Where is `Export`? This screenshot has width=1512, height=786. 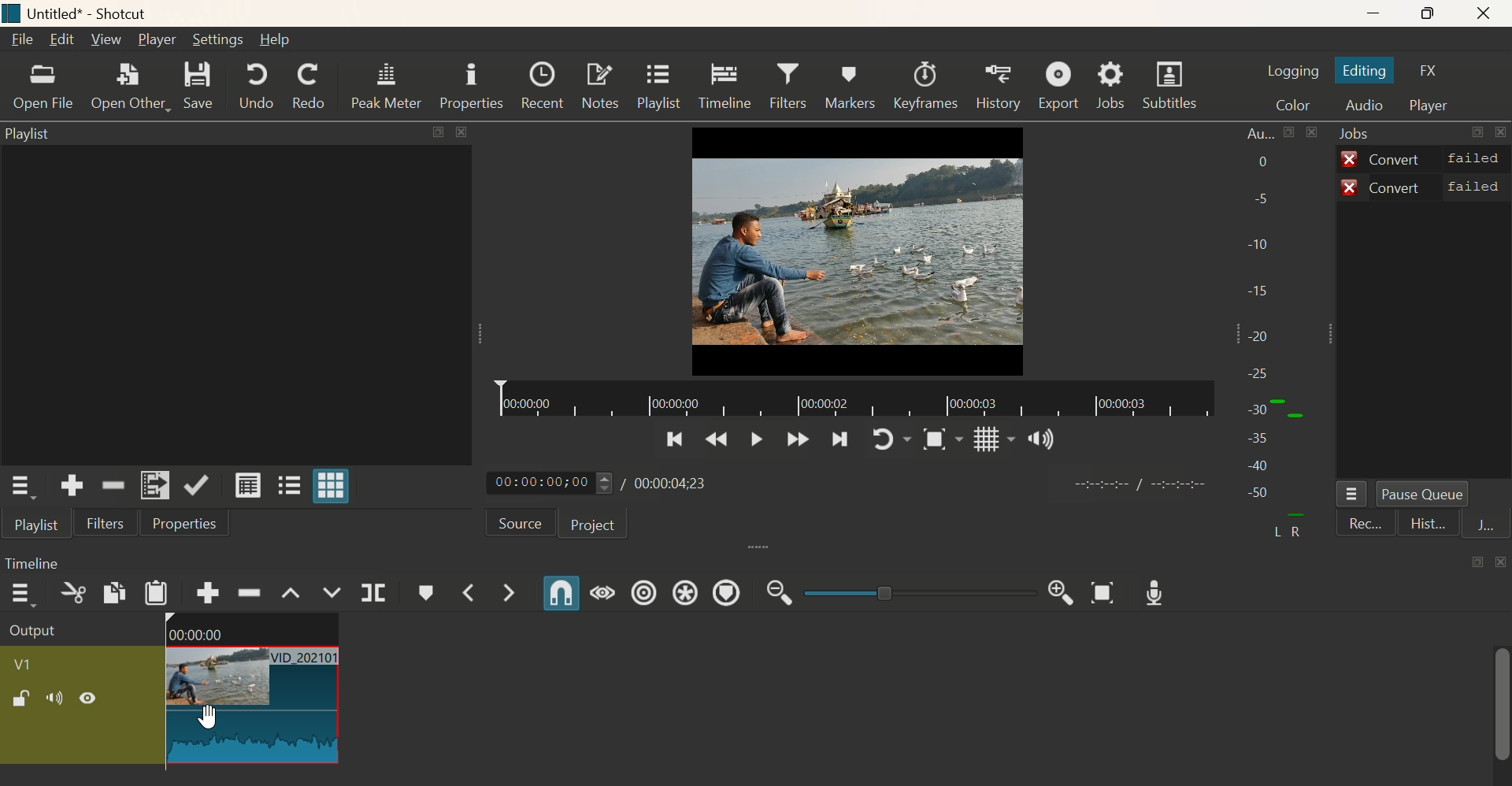
Export is located at coordinates (1061, 87).